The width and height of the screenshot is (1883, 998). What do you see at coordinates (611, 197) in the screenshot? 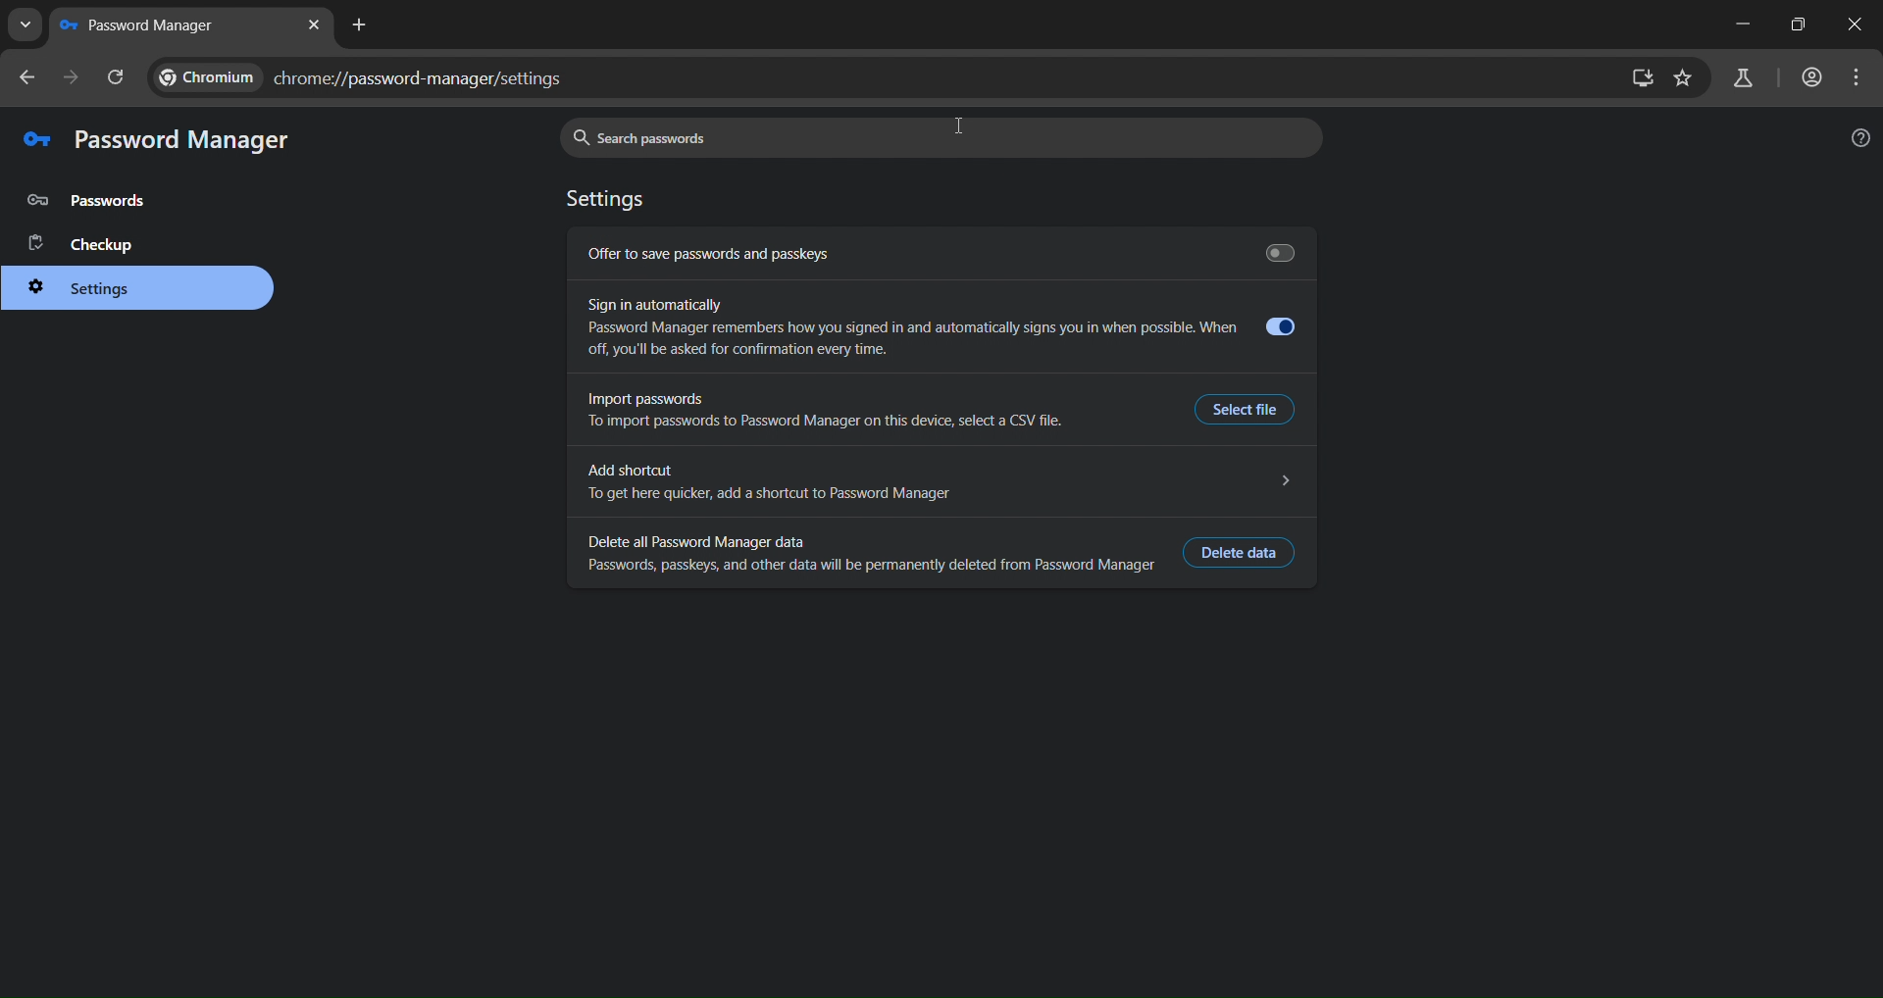
I see `settings` at bounding box center [611, 197].